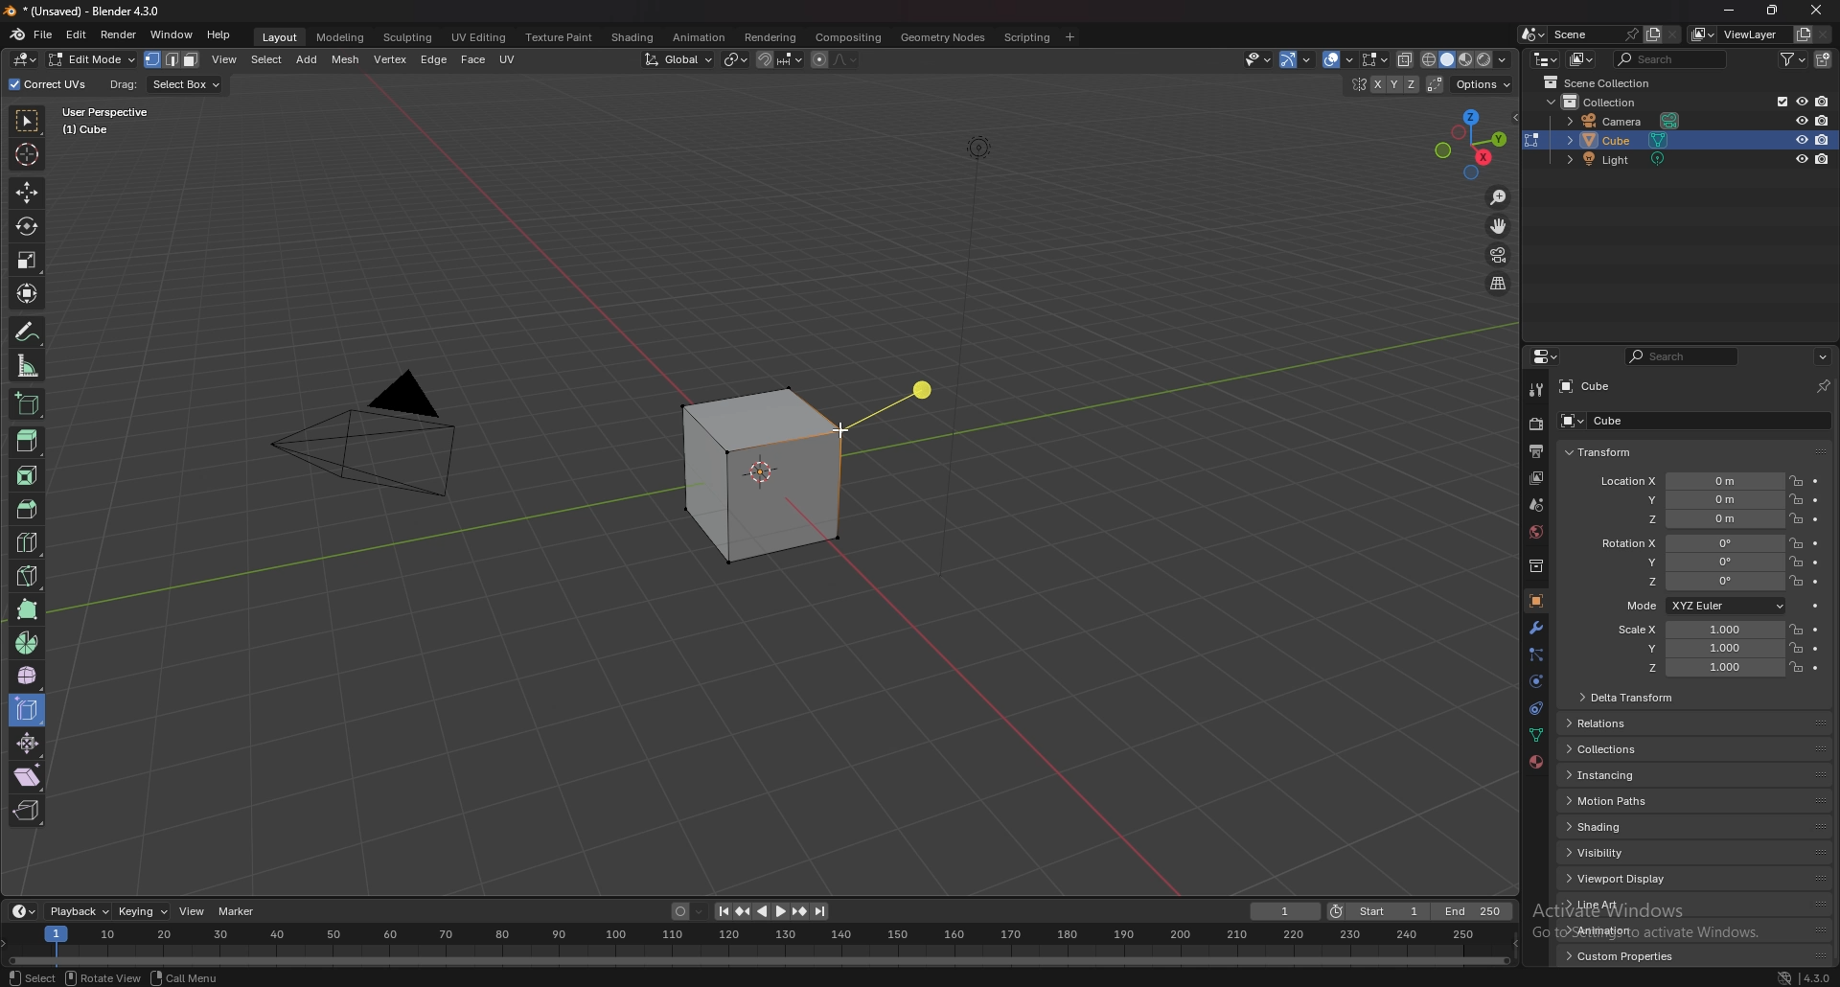  What do you see at coordinates (309, 59) in the screenshot?
I see `add` at bounding box center [309, 59].